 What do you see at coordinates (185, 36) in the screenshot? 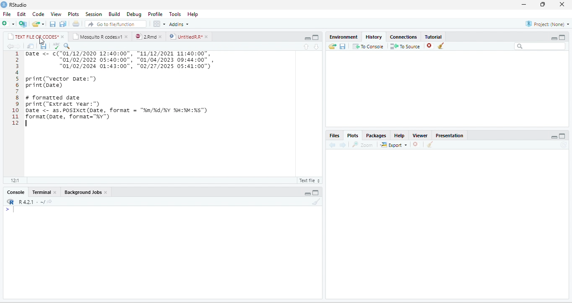
I see `UntitledR.R` at bounding box center [185, 36].